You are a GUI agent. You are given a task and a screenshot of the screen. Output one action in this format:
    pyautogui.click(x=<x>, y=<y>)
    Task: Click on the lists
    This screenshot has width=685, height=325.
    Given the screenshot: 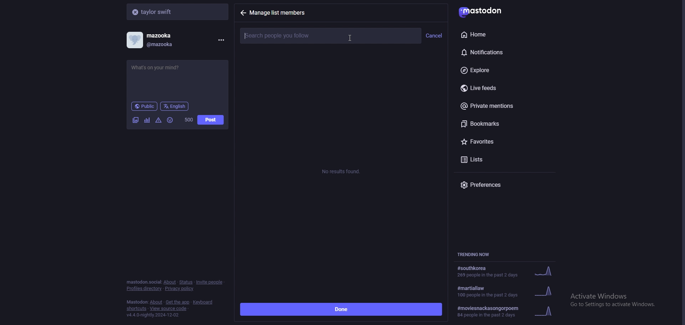 What is the action you would take?
    pyautogui.click(x=488, y=159)
    